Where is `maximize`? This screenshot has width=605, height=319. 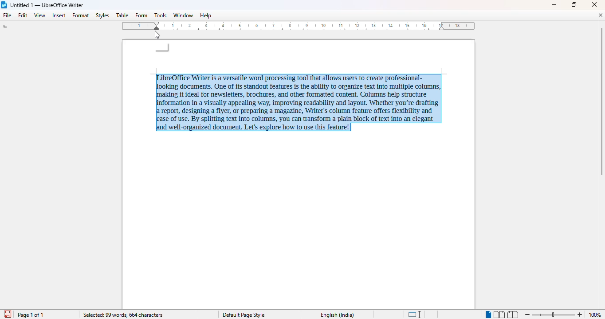 maximize is located at coordinates (574, 4).